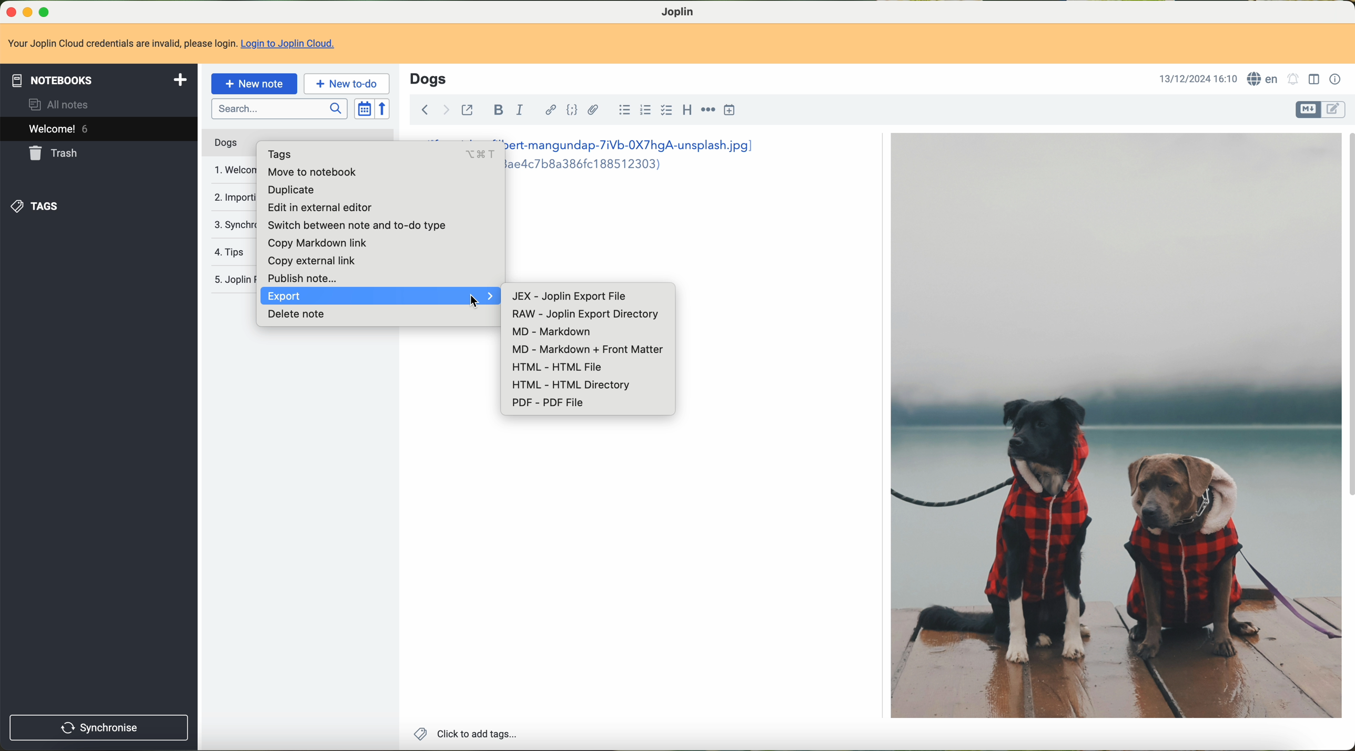  What do you see at coordinates (588, 314) in the screenshot?
I see `RAW - Joplin Export Directory` at bounding box center [588, 314].